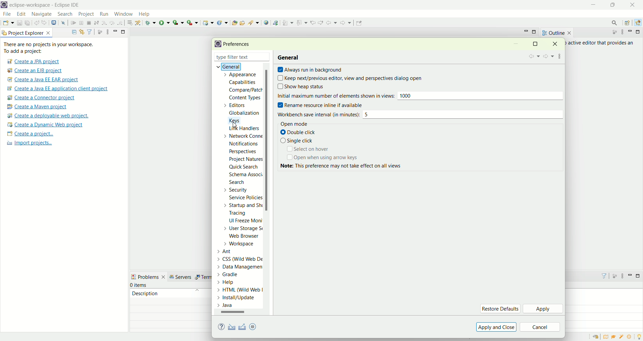 This screenshot has height=341, width=643. Describe the element at coordinates (350, 79) in the screenshot. I see `keep next/previous editor, view and perspective dialog open` at that location.